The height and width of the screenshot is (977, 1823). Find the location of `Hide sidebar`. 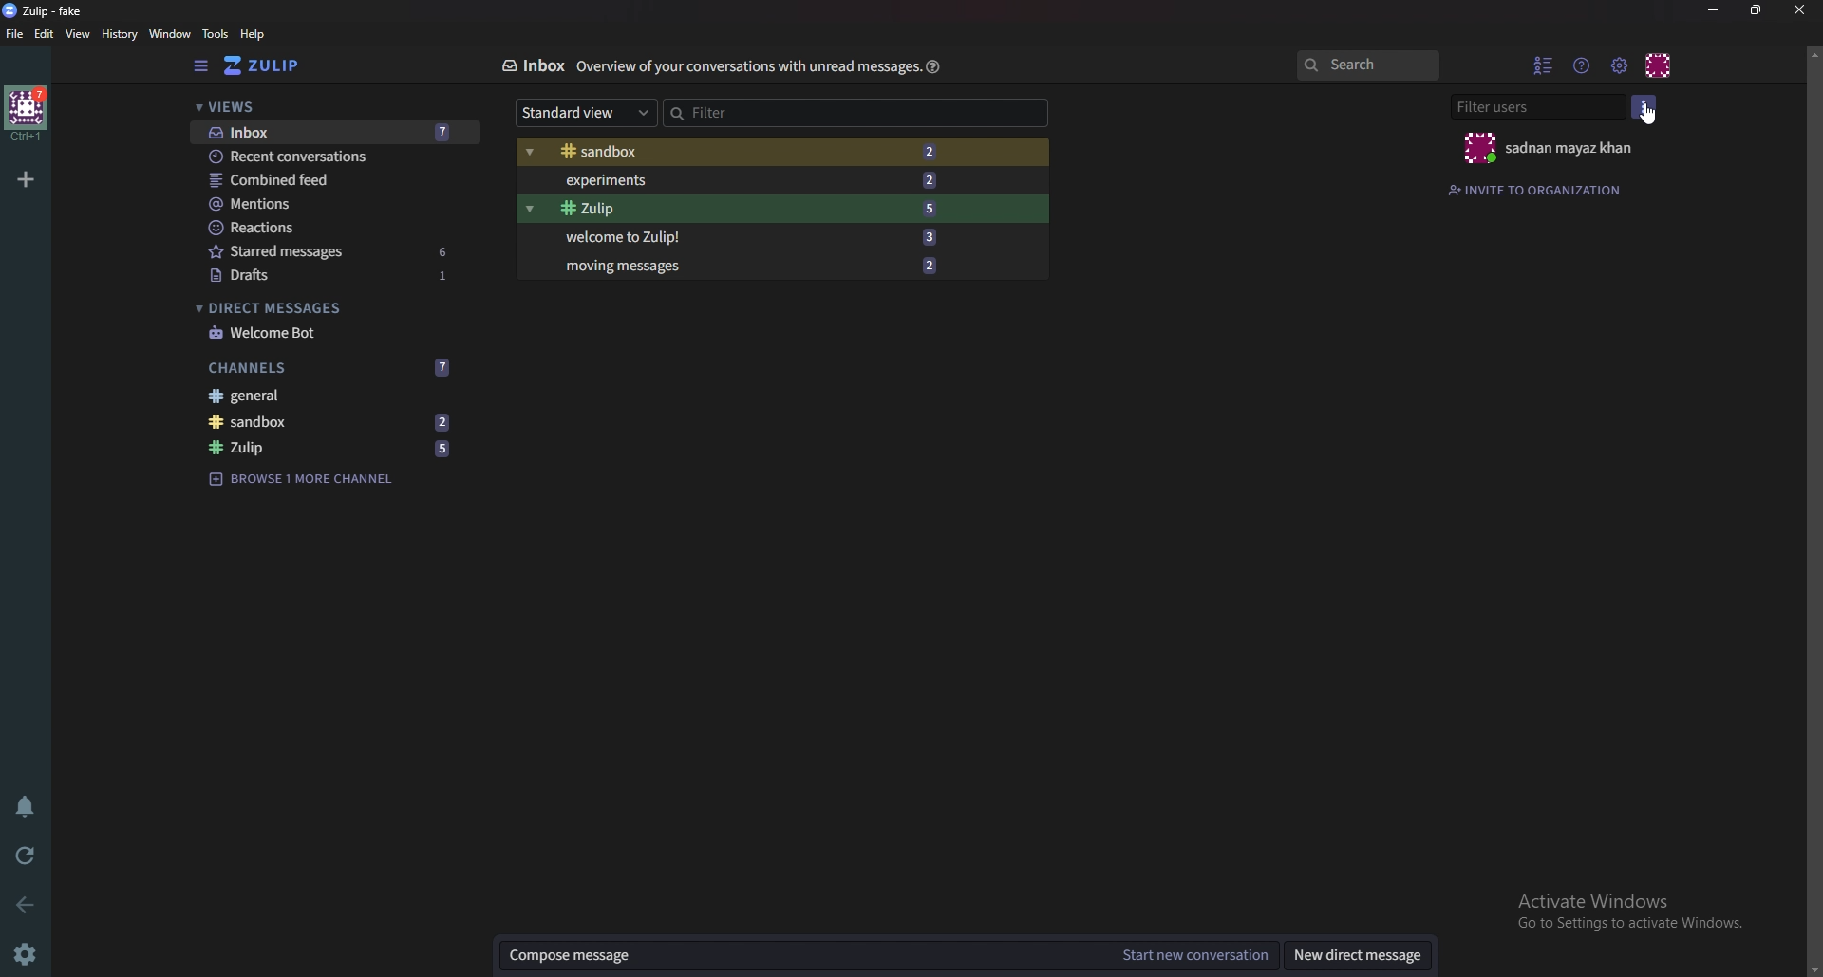

Hide sidebar is located at coordinates (203, 66).